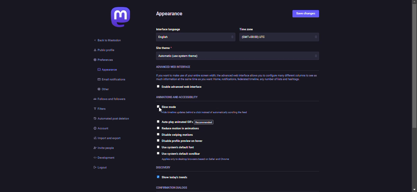 The image size is (417, 192). I want to click on click to select, so click(157, 153).